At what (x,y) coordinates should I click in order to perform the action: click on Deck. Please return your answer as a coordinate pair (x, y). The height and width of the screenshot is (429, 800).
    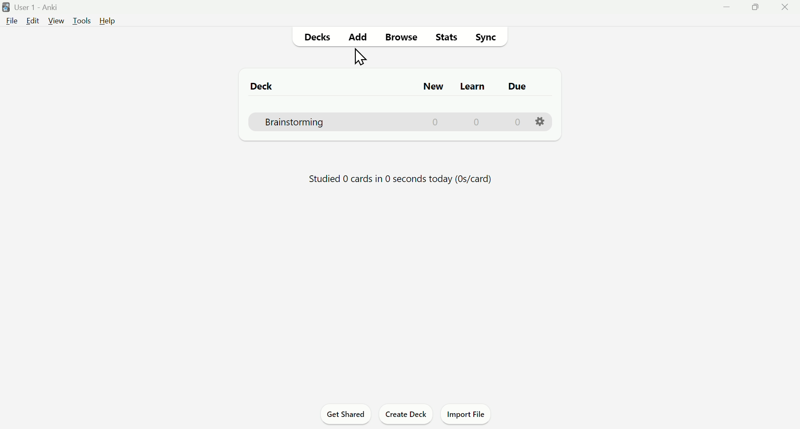
    Looking at the image, I should click on (259, 85).